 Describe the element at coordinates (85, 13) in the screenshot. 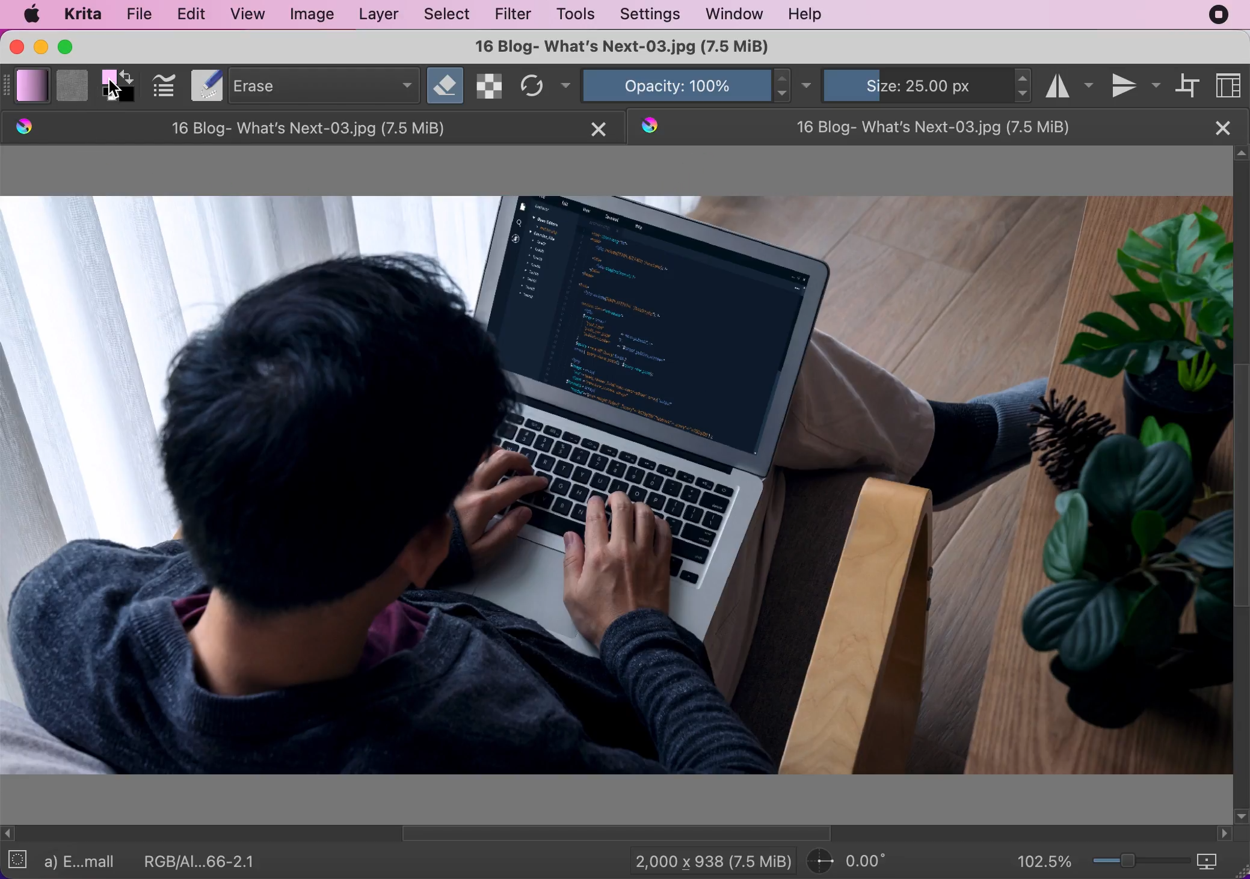

I see `krita` at that location.